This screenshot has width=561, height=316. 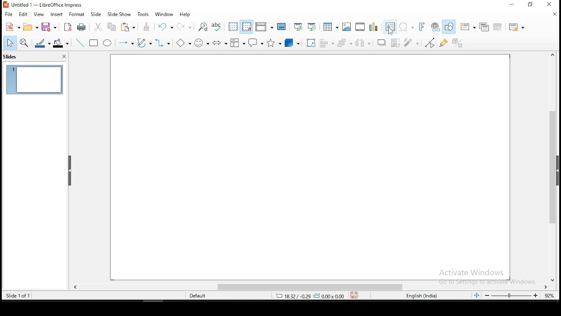 I want to click on slide show, so click(x=119, y=14).